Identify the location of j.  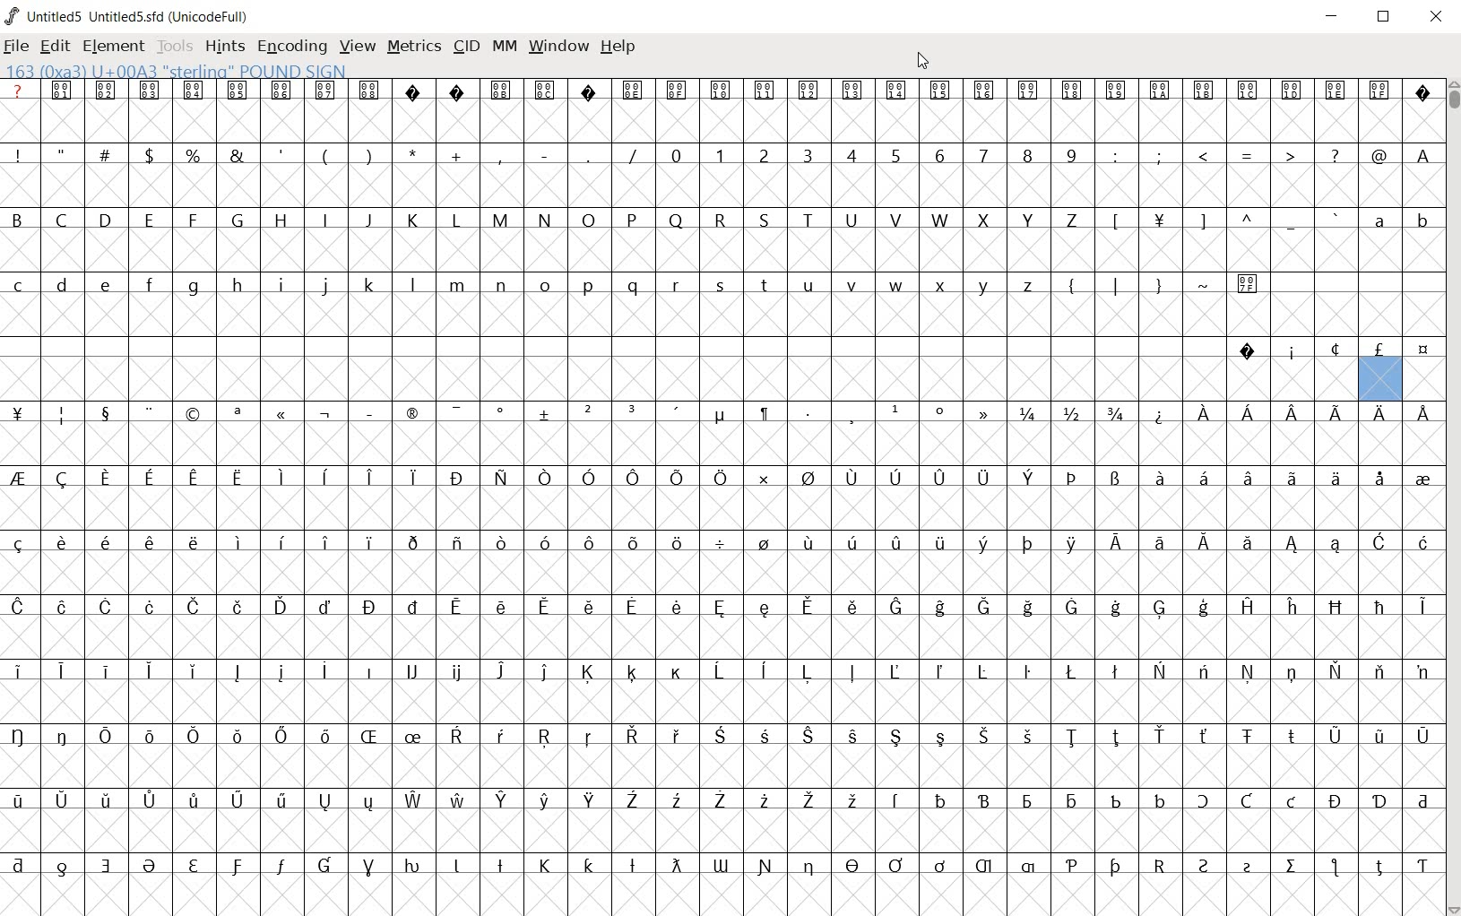
(325, 287).